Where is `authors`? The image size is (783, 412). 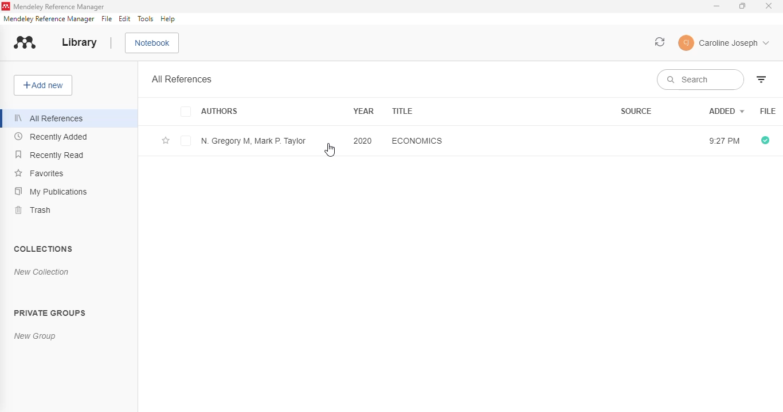 authors is located at coordinates (208, 111).